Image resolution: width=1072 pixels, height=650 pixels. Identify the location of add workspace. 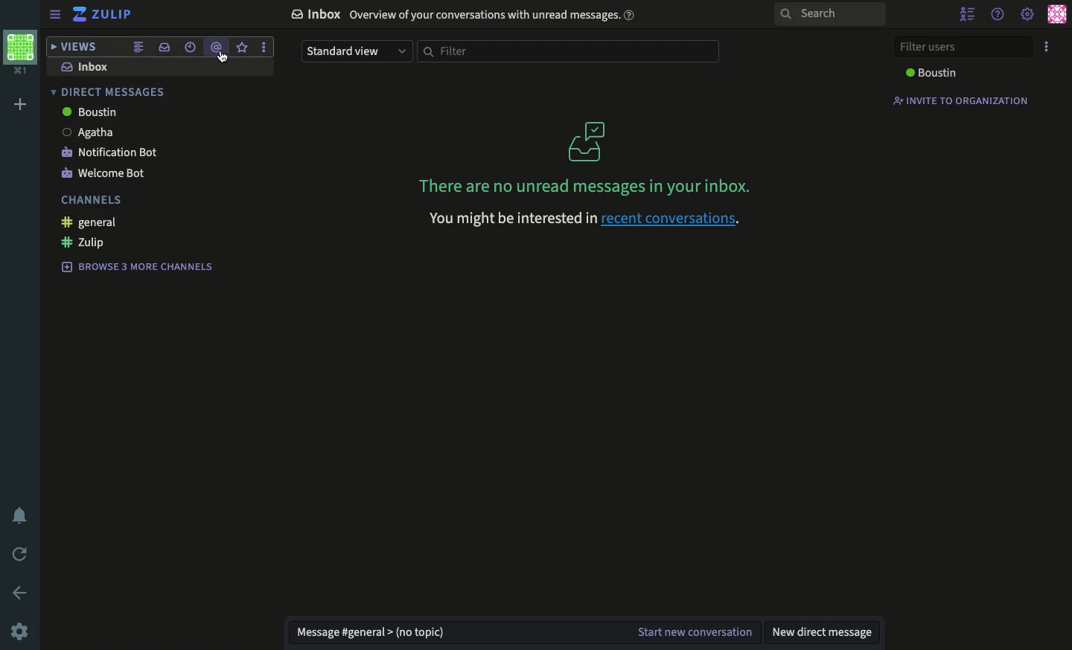
(19, 103).